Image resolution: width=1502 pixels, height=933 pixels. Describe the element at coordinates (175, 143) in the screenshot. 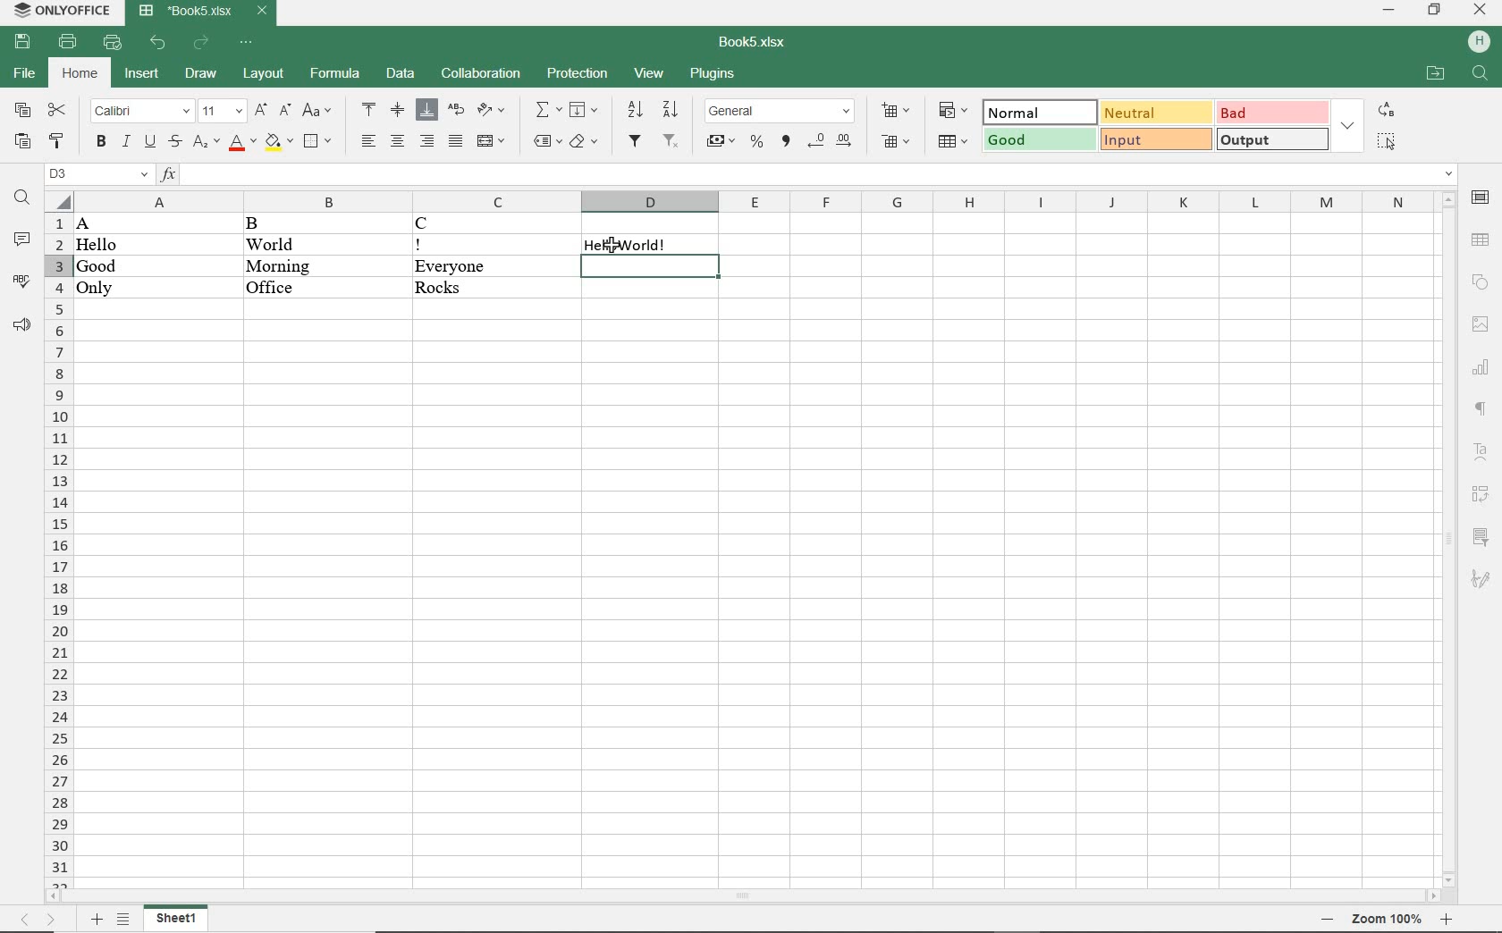

I see `STRIKETHROUGH` at that location.